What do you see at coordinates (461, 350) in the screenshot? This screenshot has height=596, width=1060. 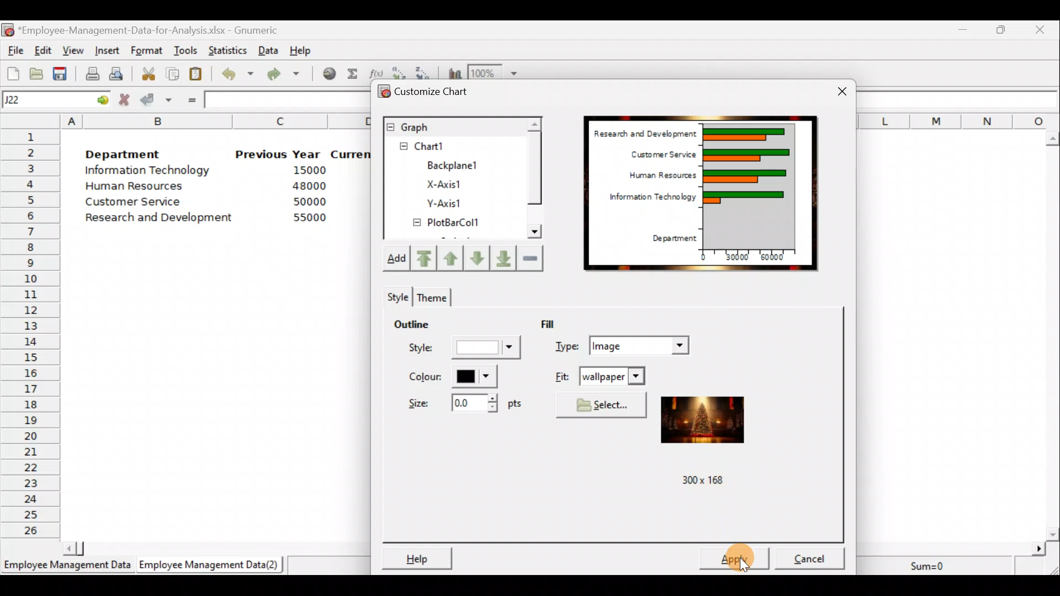 I see `Style` at bounding box center [461, 350].